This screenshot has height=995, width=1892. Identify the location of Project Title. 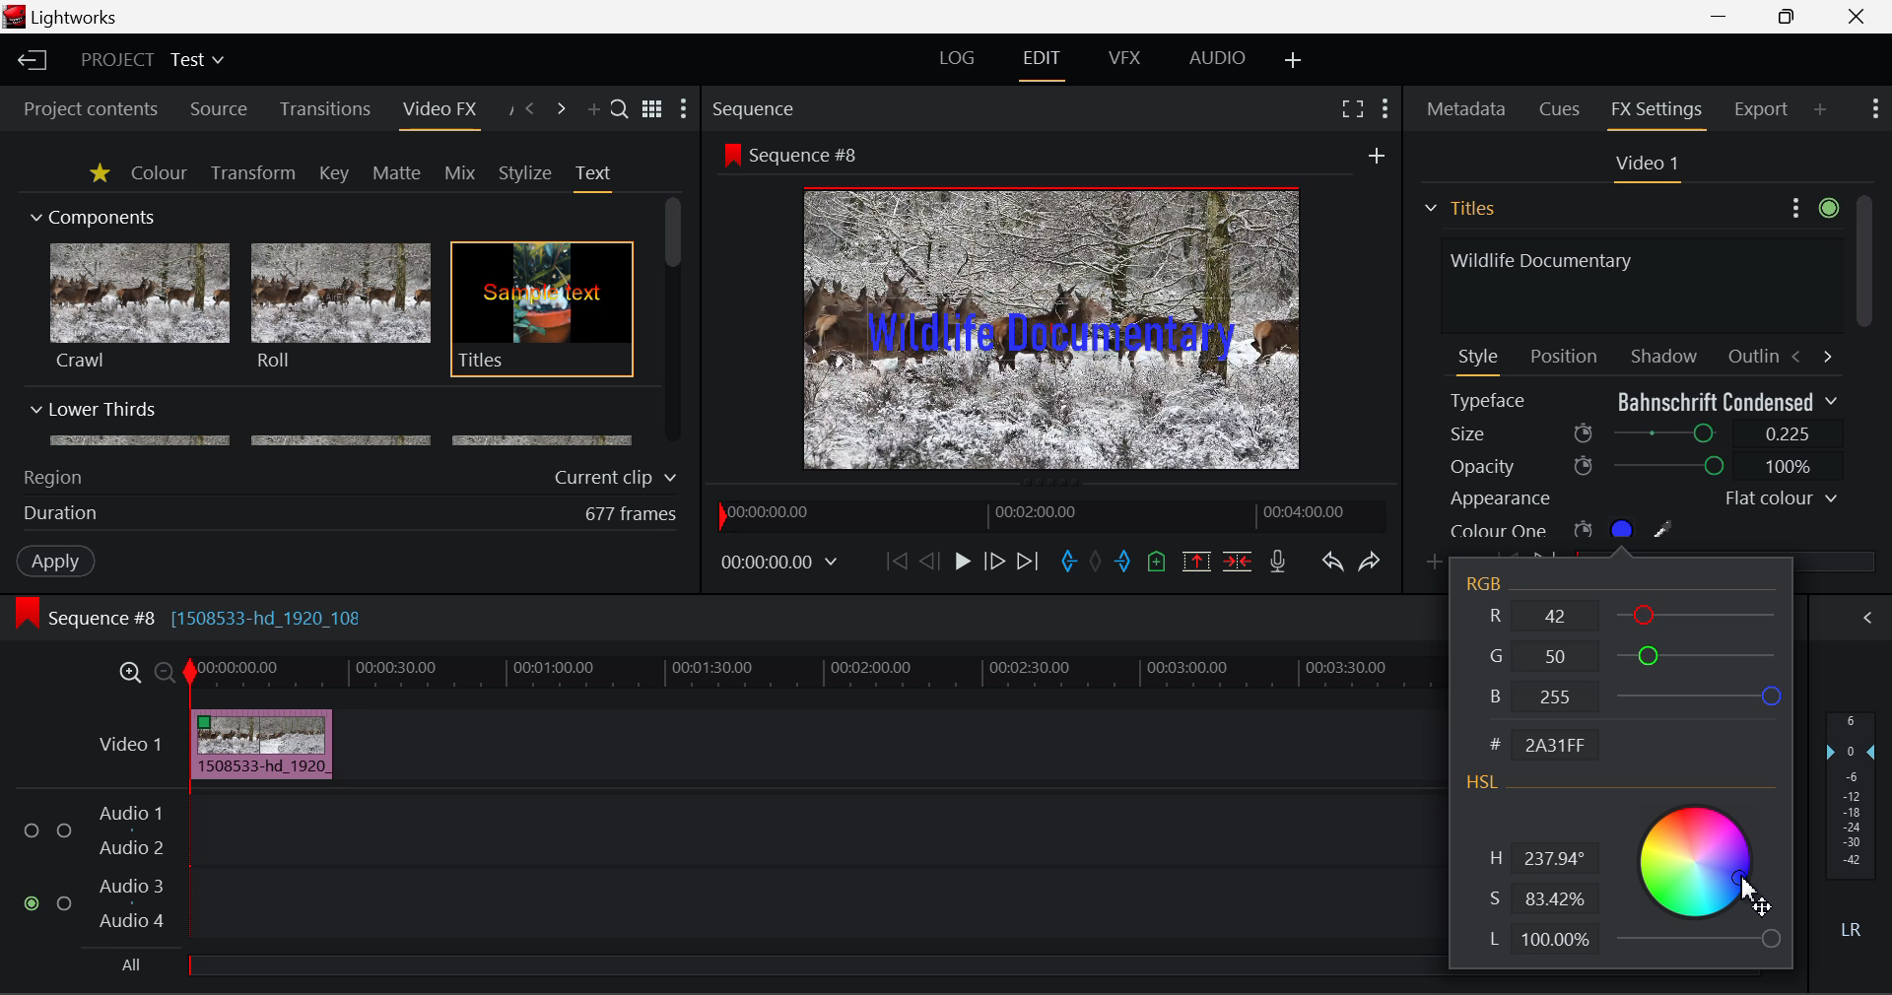
(154, 58).